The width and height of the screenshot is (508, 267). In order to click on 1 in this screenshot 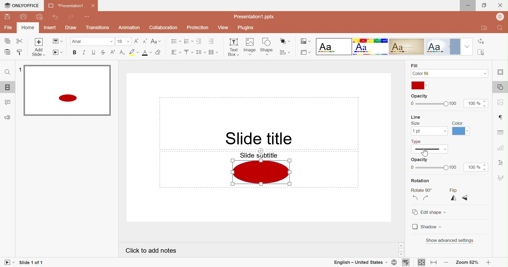, I will do `click(21, 70)`.